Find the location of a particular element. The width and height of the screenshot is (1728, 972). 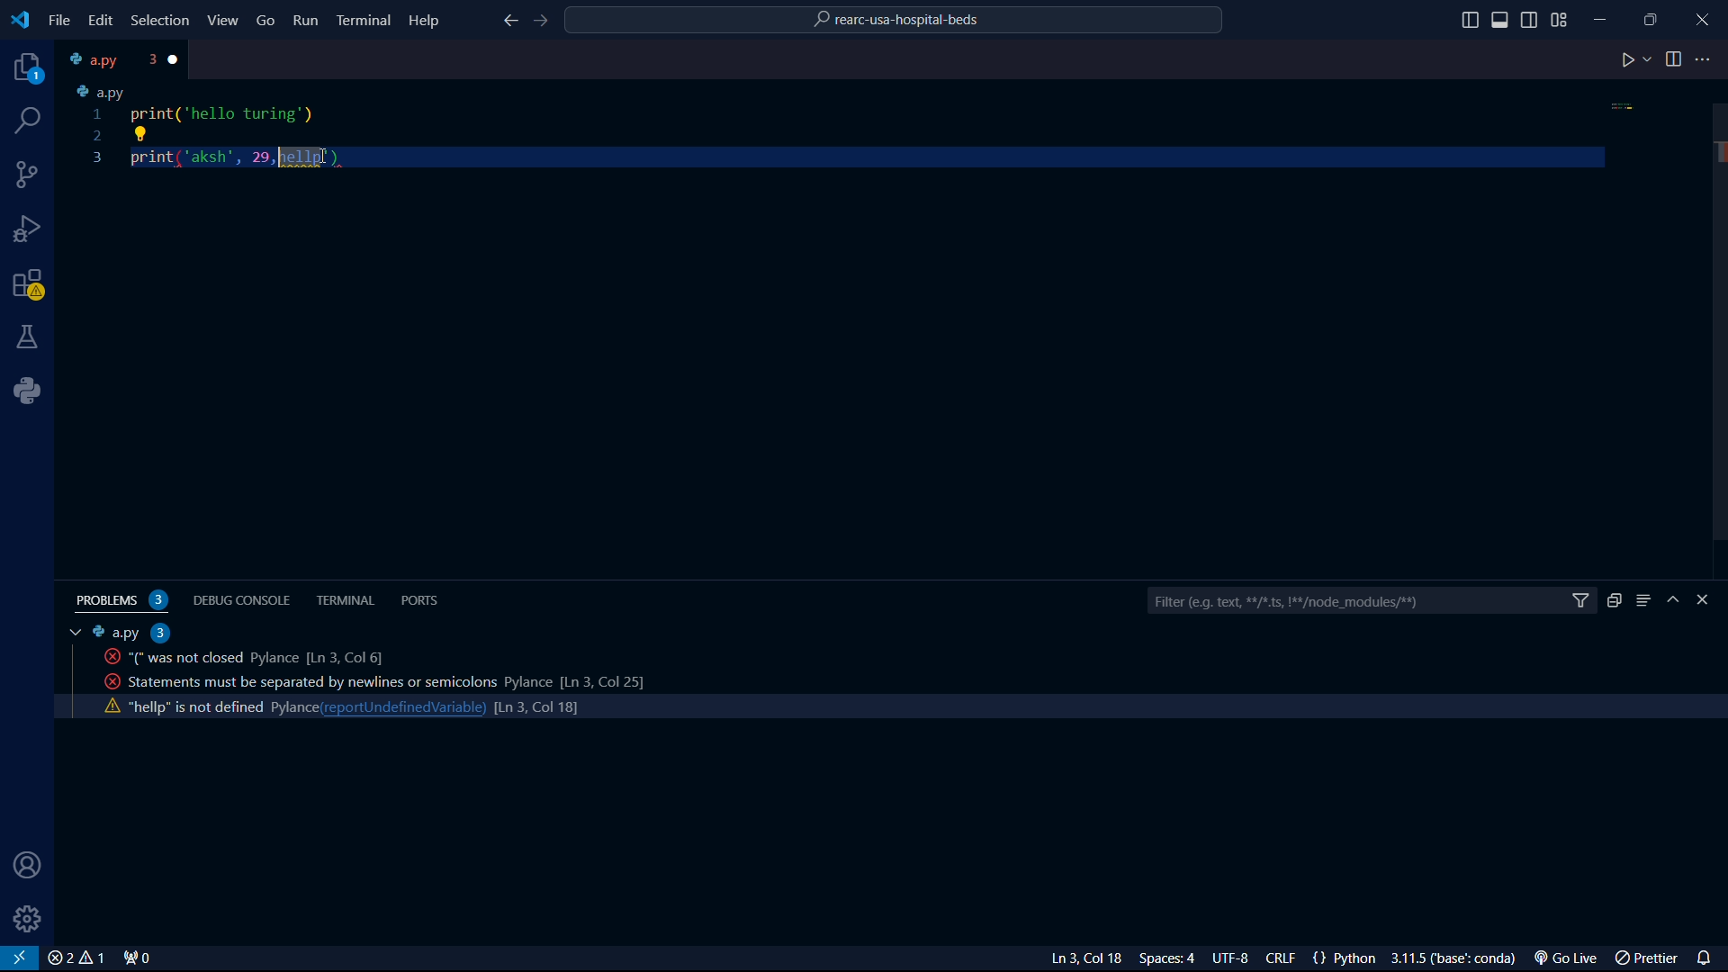

grid view is located at coordinates (1560, 20).